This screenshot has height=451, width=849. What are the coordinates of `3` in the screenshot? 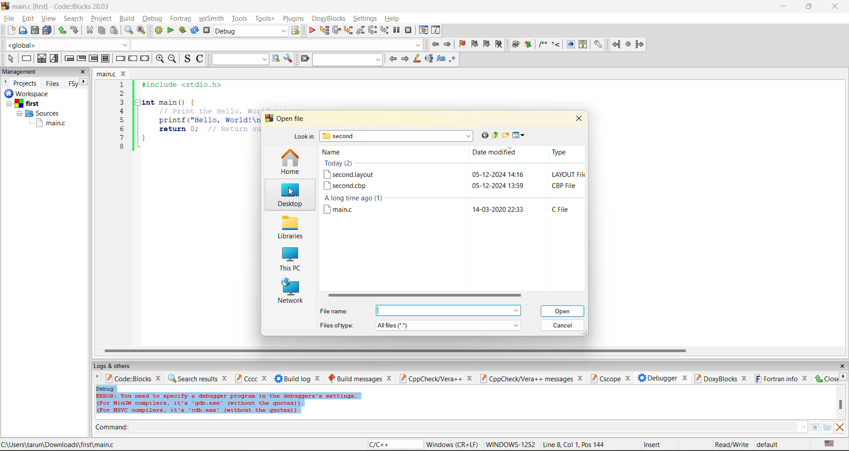 It's located at (122, 102).